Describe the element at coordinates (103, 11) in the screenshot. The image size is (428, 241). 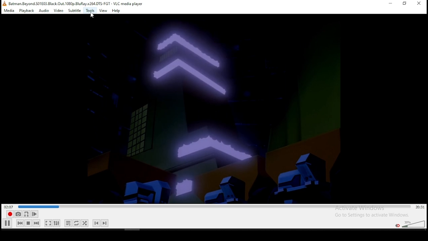
I see `view` at that location.